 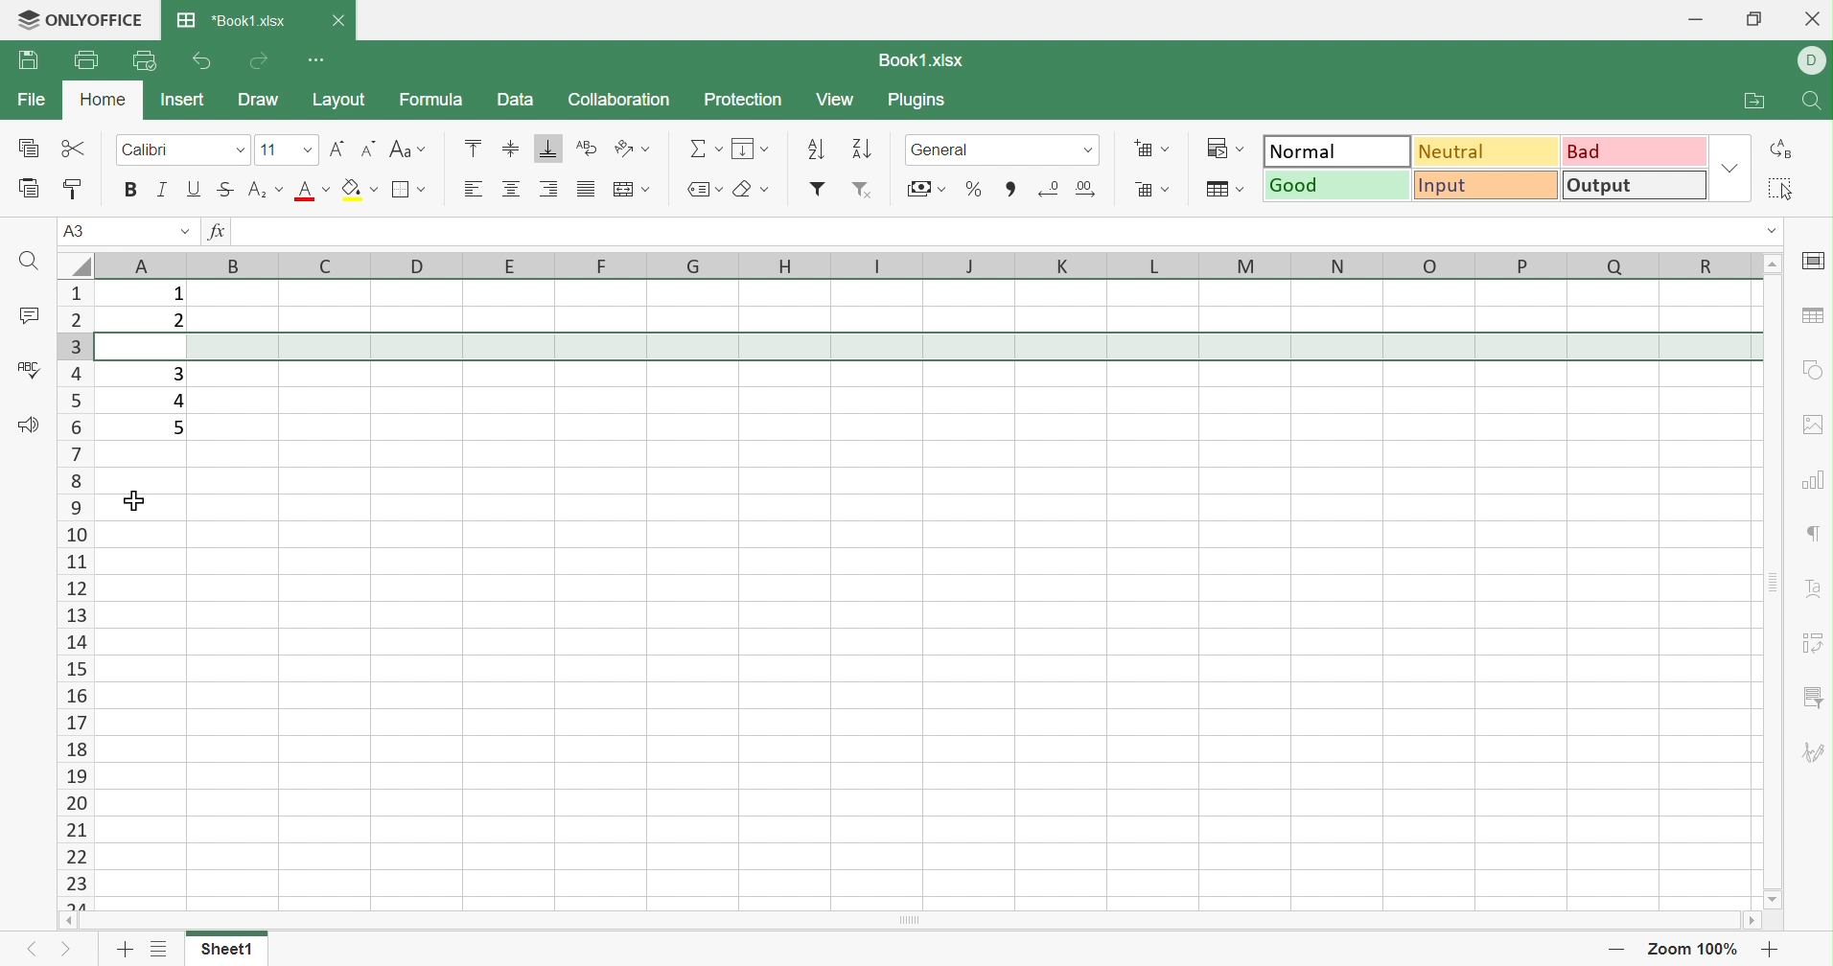 I want to click on Input, so click(x=1486, y=185).